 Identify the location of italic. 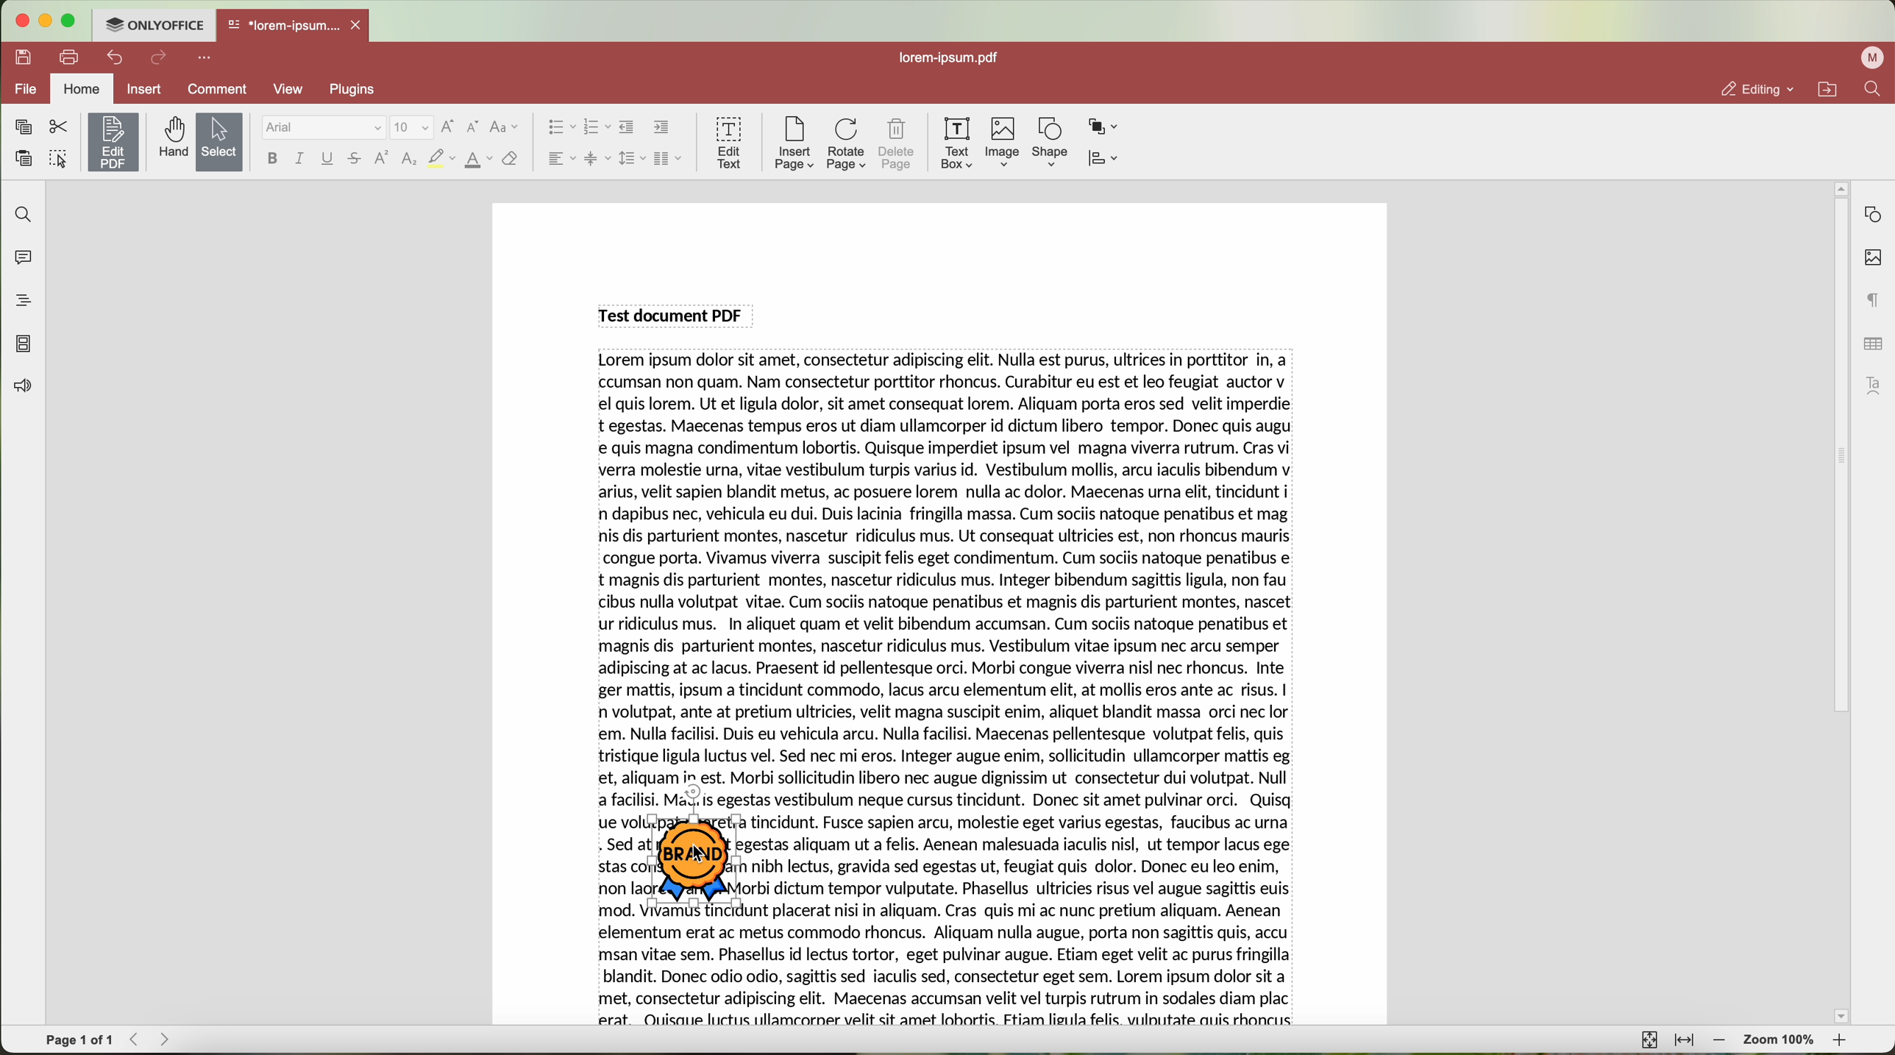
(299, 158).